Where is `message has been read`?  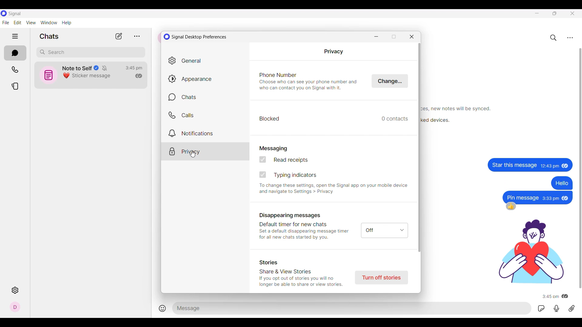 message has been read is located at coordinates (566, 198).